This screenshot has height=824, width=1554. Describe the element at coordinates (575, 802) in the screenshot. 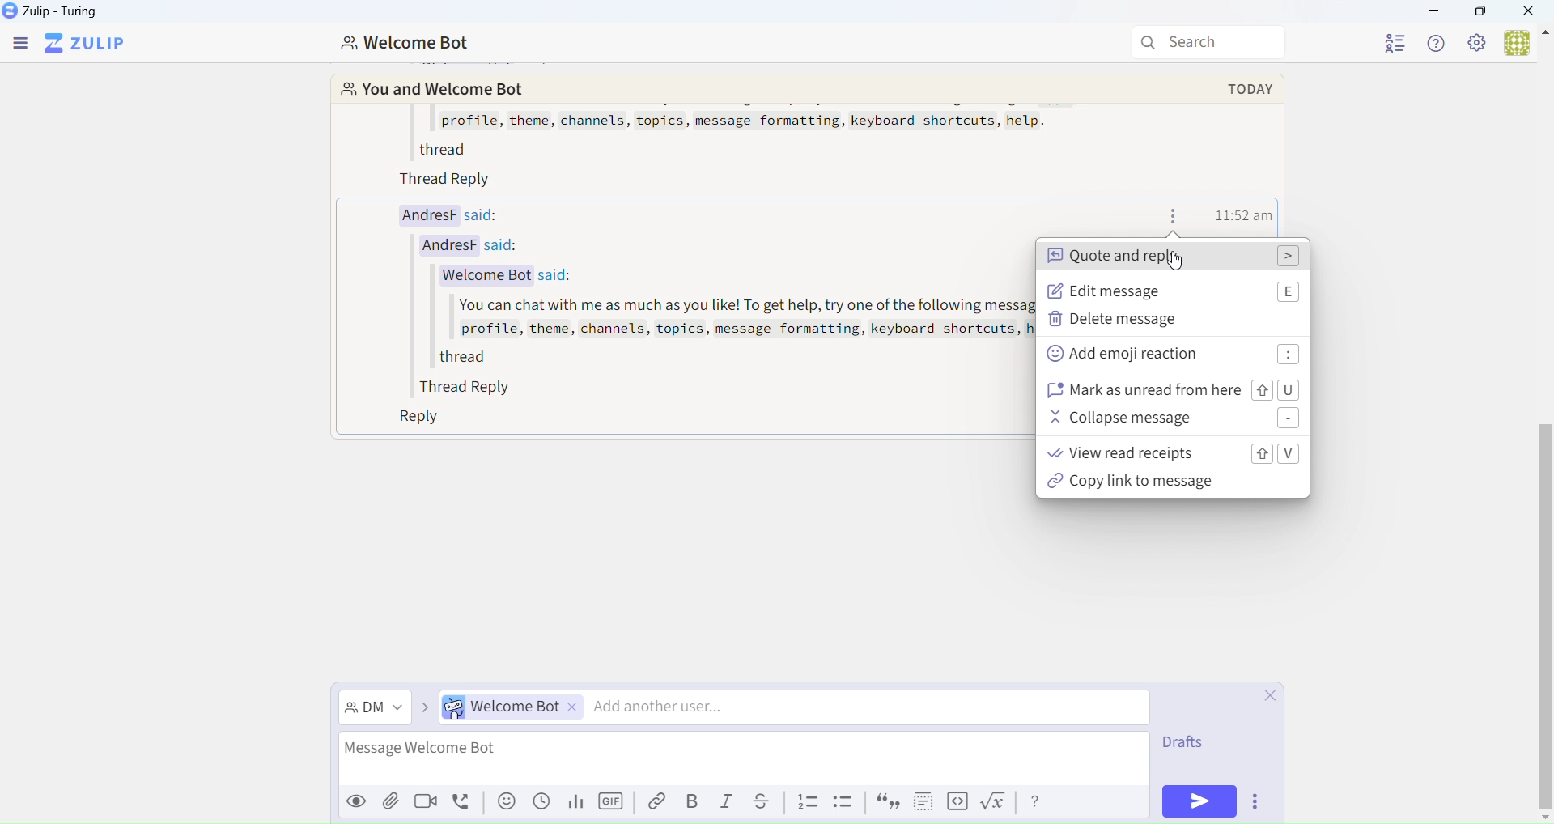

I see `Stats` at that location.